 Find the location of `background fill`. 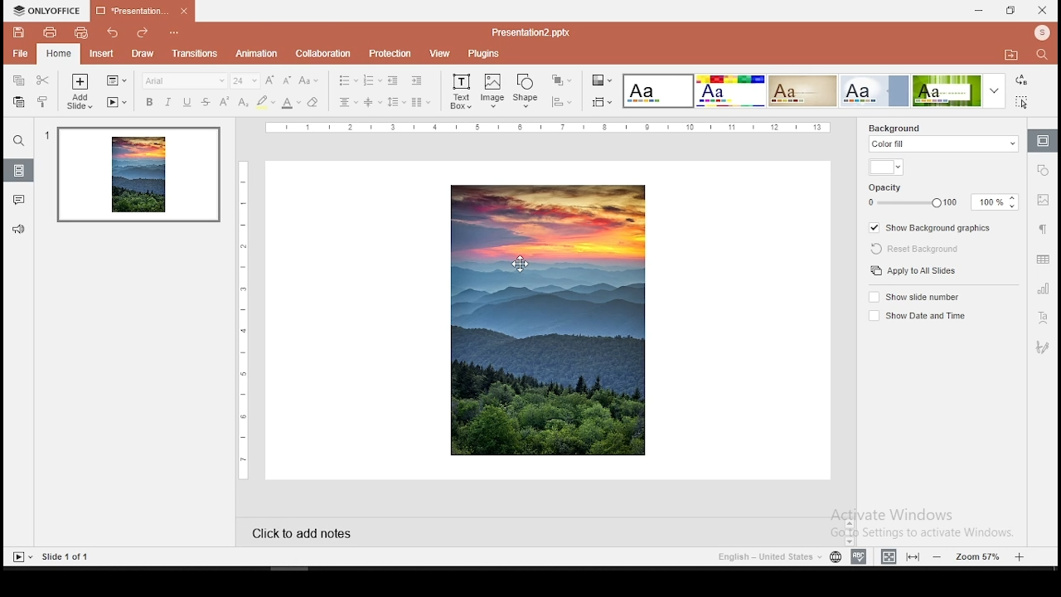

background fill is located at coordinates (942, 138).